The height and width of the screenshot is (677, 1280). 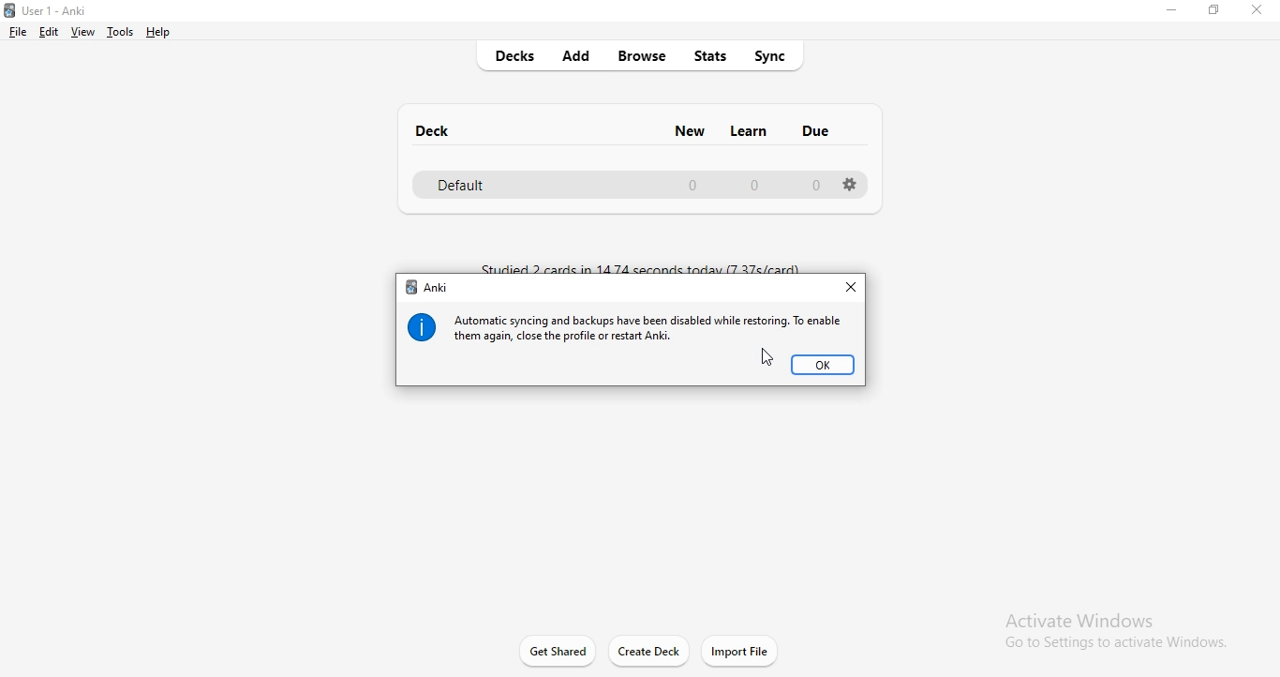 What do you see at coordinates (648, 326) in the screenshot?
I see `message 1` at bounding box center [648, 326].